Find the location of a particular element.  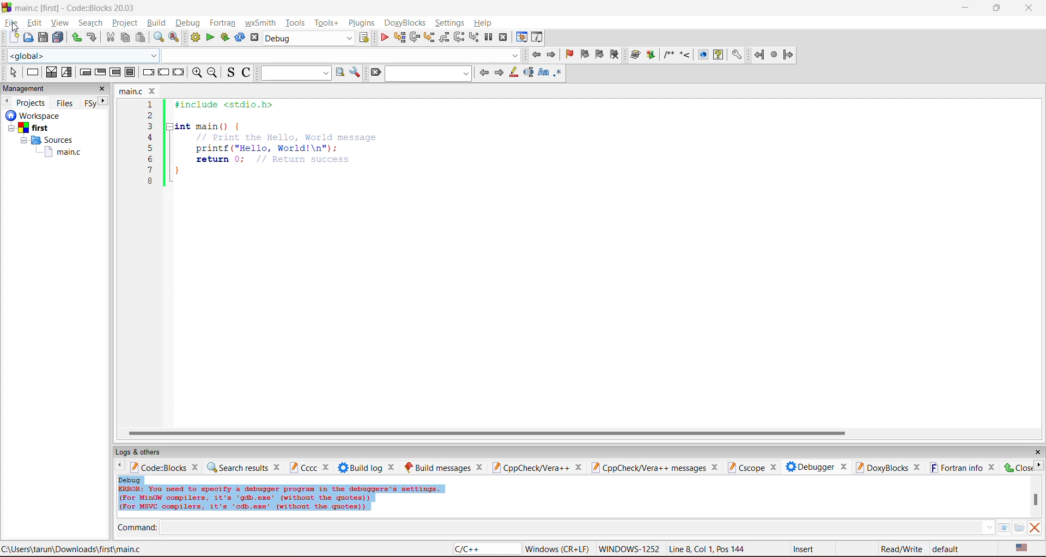

close is located at coordinates (993, 467).